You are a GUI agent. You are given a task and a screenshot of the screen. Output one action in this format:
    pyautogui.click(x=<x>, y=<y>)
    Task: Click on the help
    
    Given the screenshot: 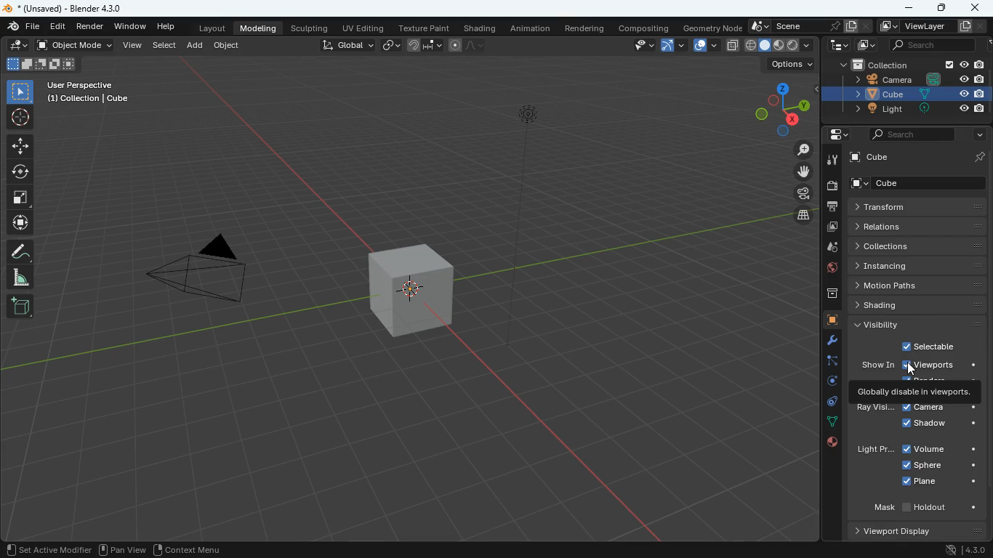 What is the action you would take?
    pyautogui.click(x=165, y=27)
    